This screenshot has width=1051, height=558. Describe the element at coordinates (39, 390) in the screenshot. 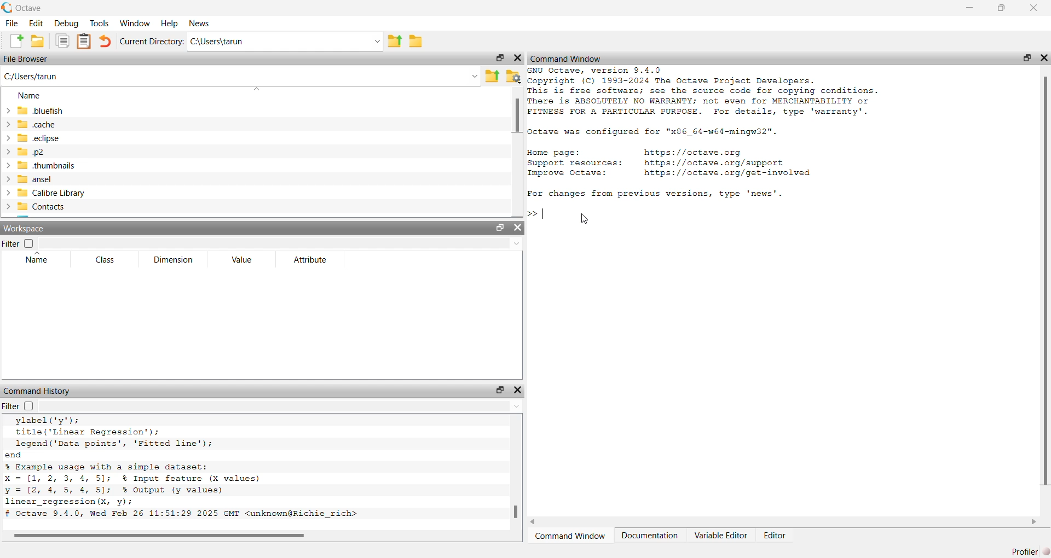

I see `command history` at that location.